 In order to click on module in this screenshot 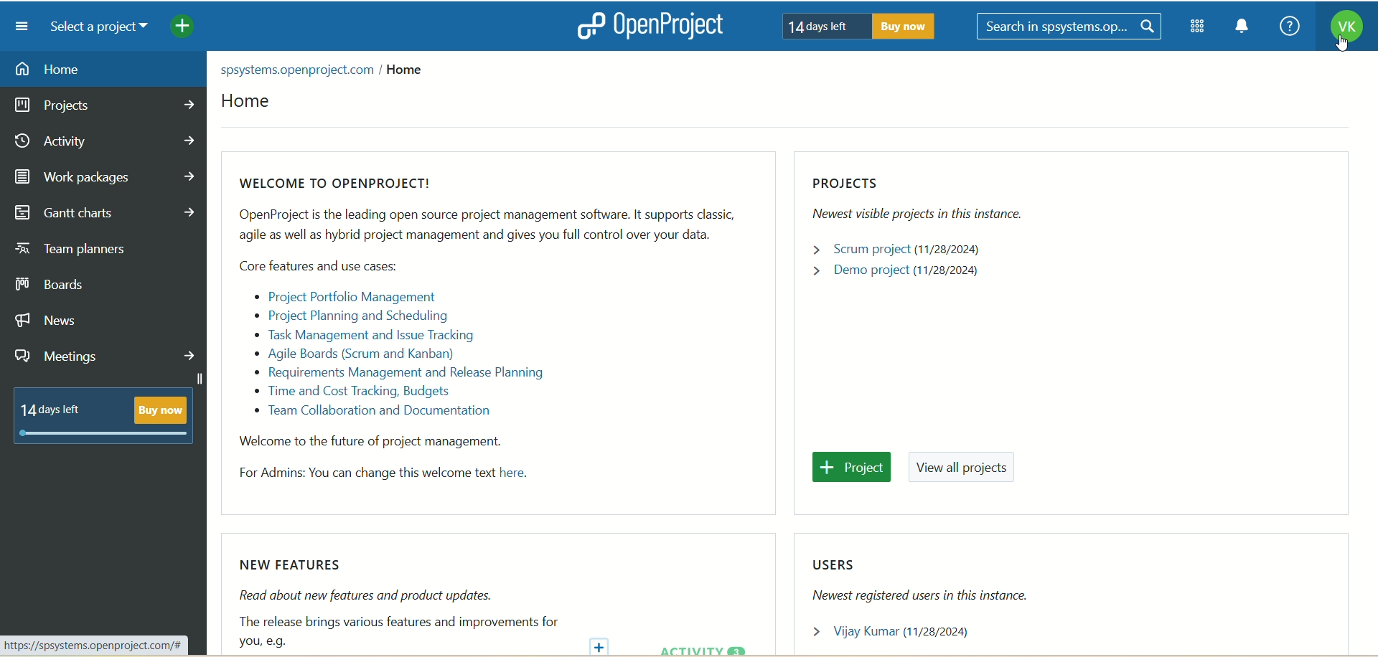, I will do `click(1200, 27)`.